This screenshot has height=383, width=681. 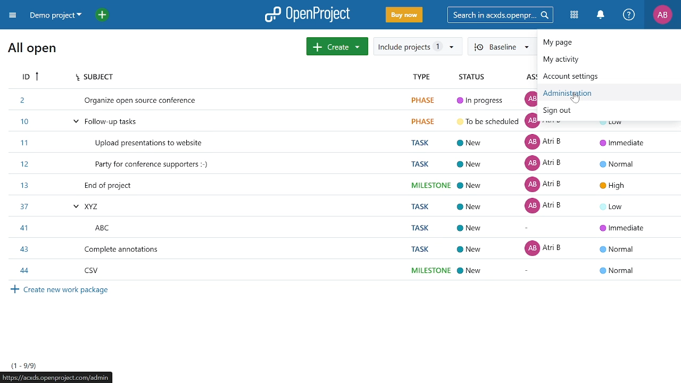 I want to click on My activity, so click(x=583, y=61).